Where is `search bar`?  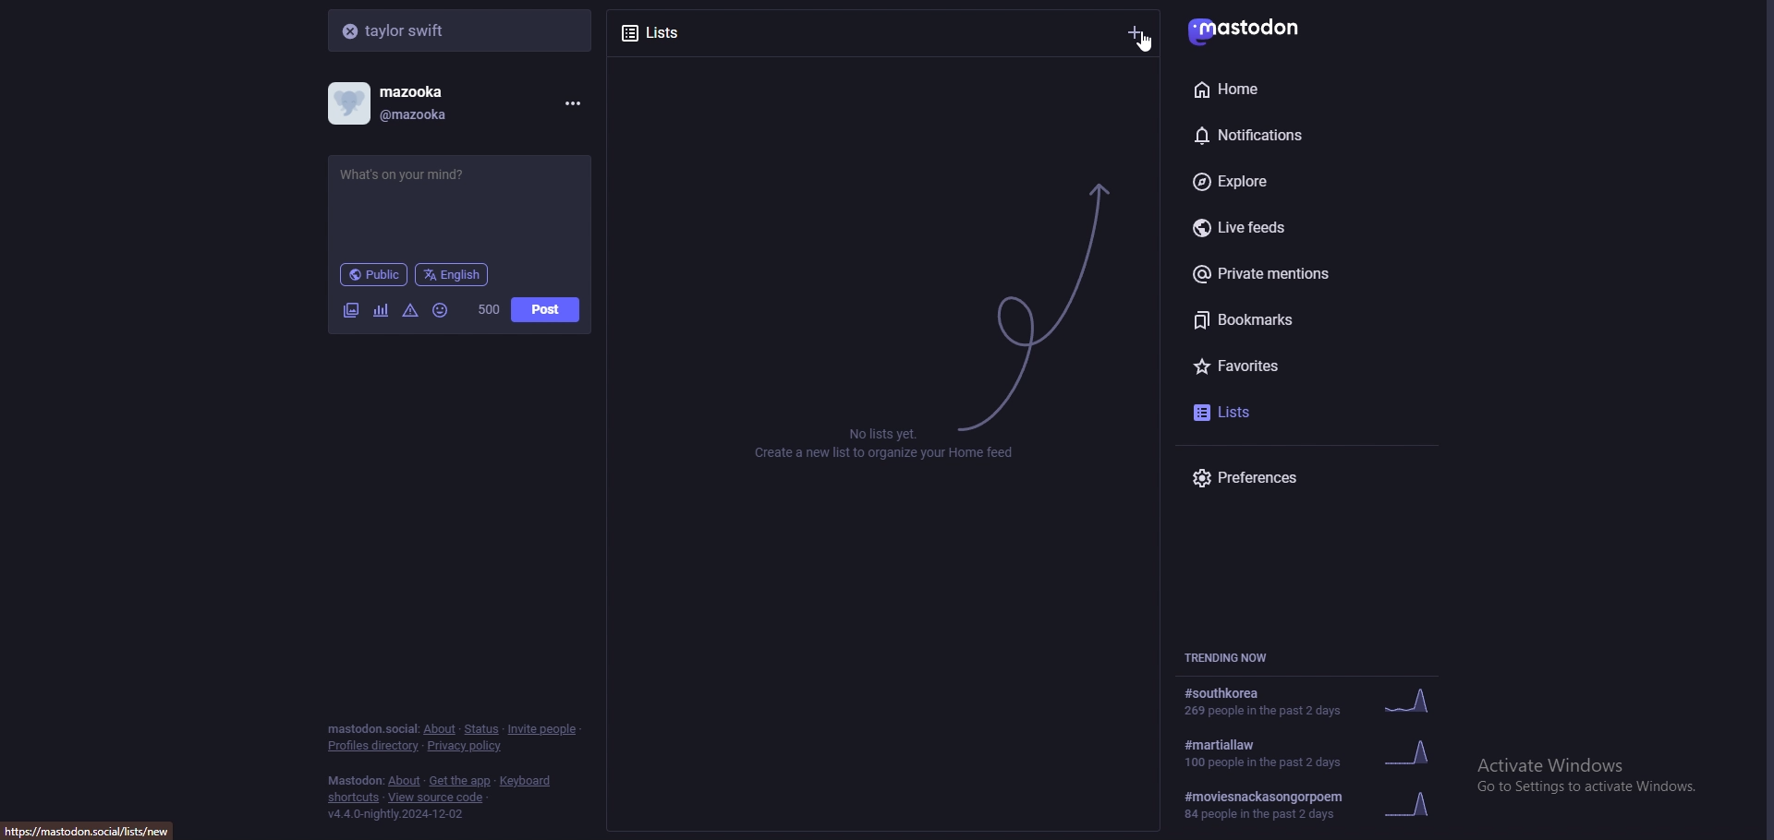 search bar is located at coordinates (462, 30).